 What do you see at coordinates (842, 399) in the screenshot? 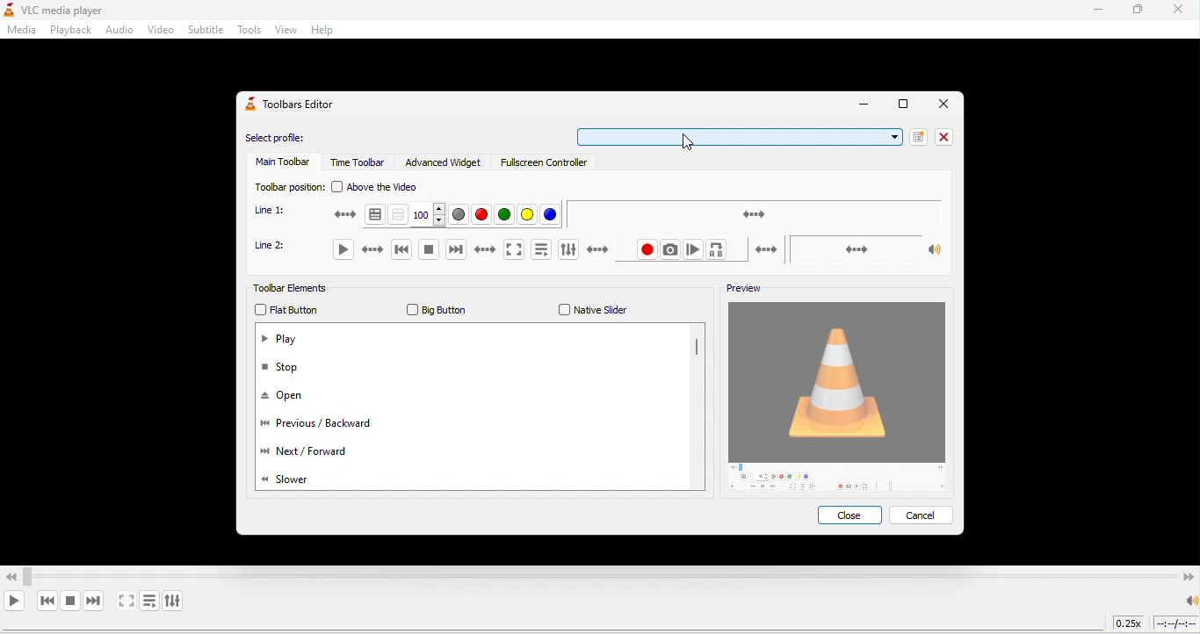
I see `image` at bounding box center [842, 399].